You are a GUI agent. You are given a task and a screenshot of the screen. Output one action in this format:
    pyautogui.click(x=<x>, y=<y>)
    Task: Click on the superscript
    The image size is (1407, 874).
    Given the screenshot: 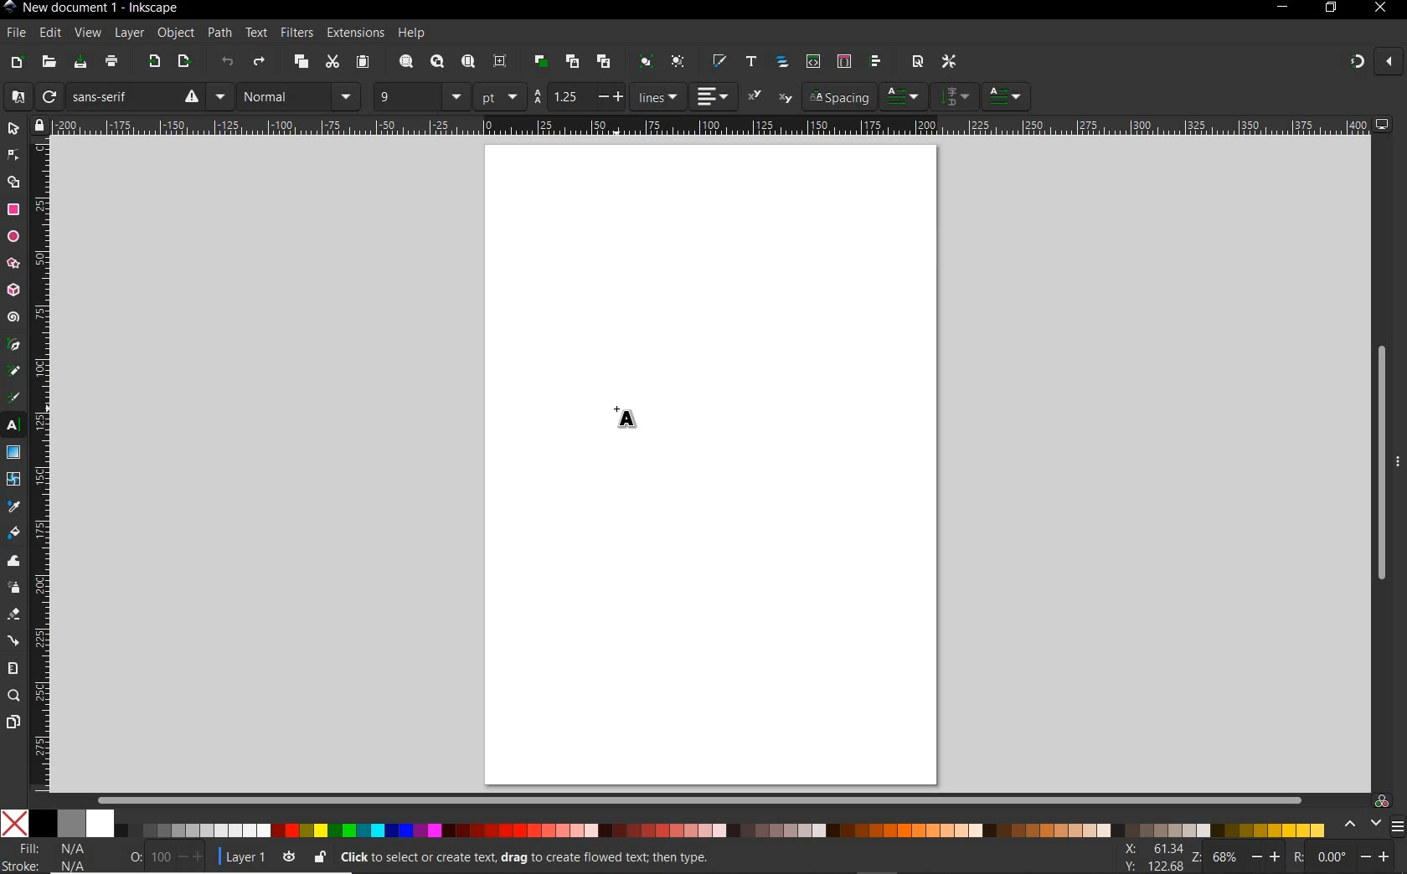 What is the action you would take?
    pyautogui.click(x=755, y=95)
    